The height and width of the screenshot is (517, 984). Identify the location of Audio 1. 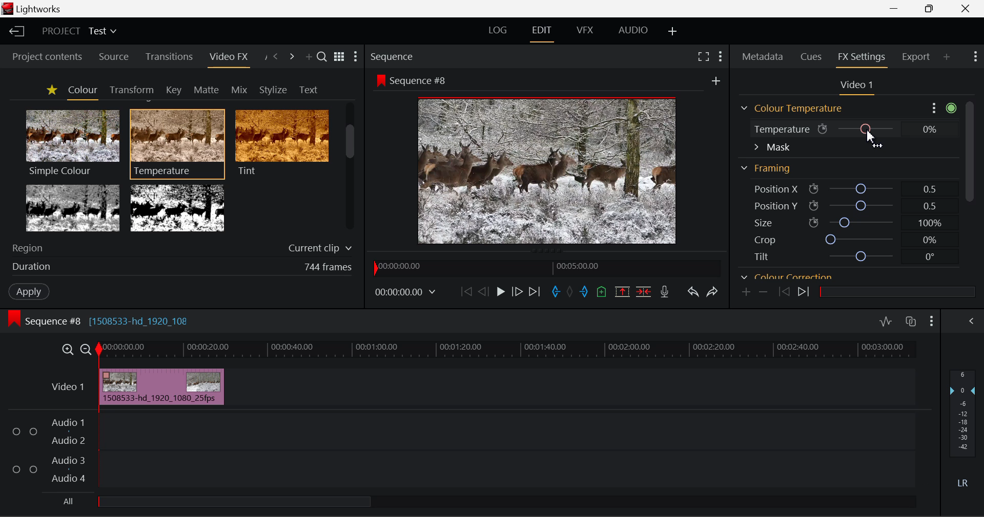
(66, 423).